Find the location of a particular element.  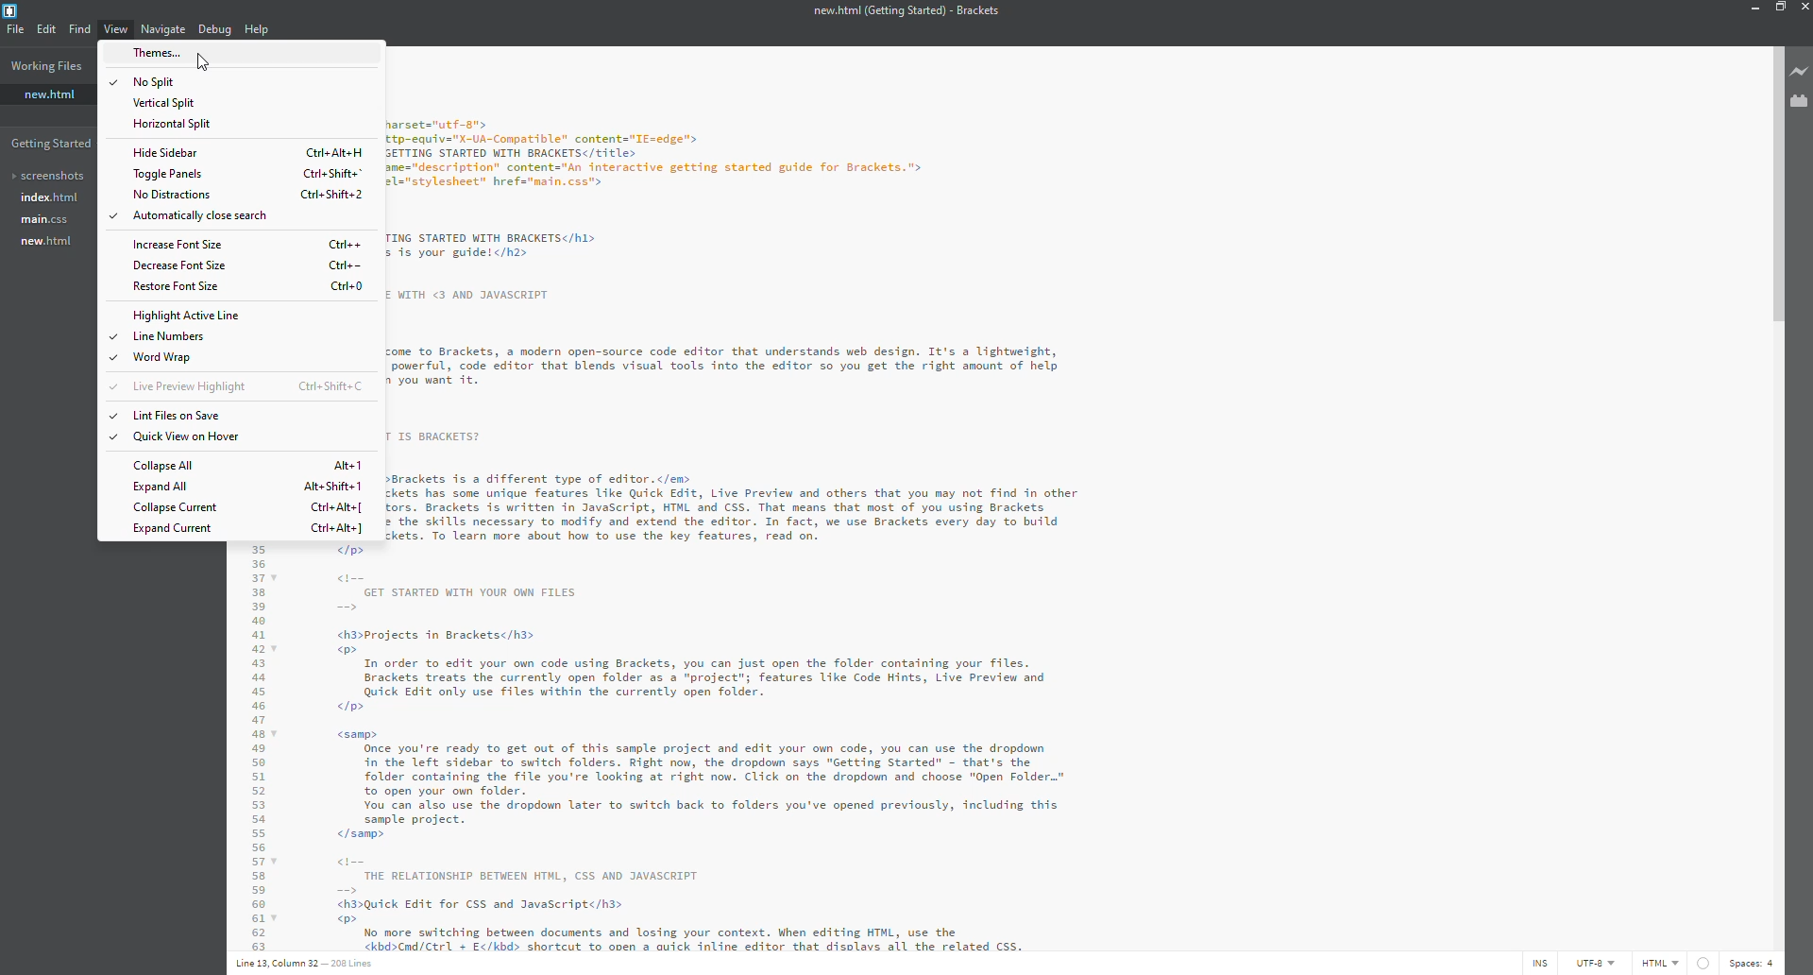

scroll bar is located at coordinates (1779, 176).